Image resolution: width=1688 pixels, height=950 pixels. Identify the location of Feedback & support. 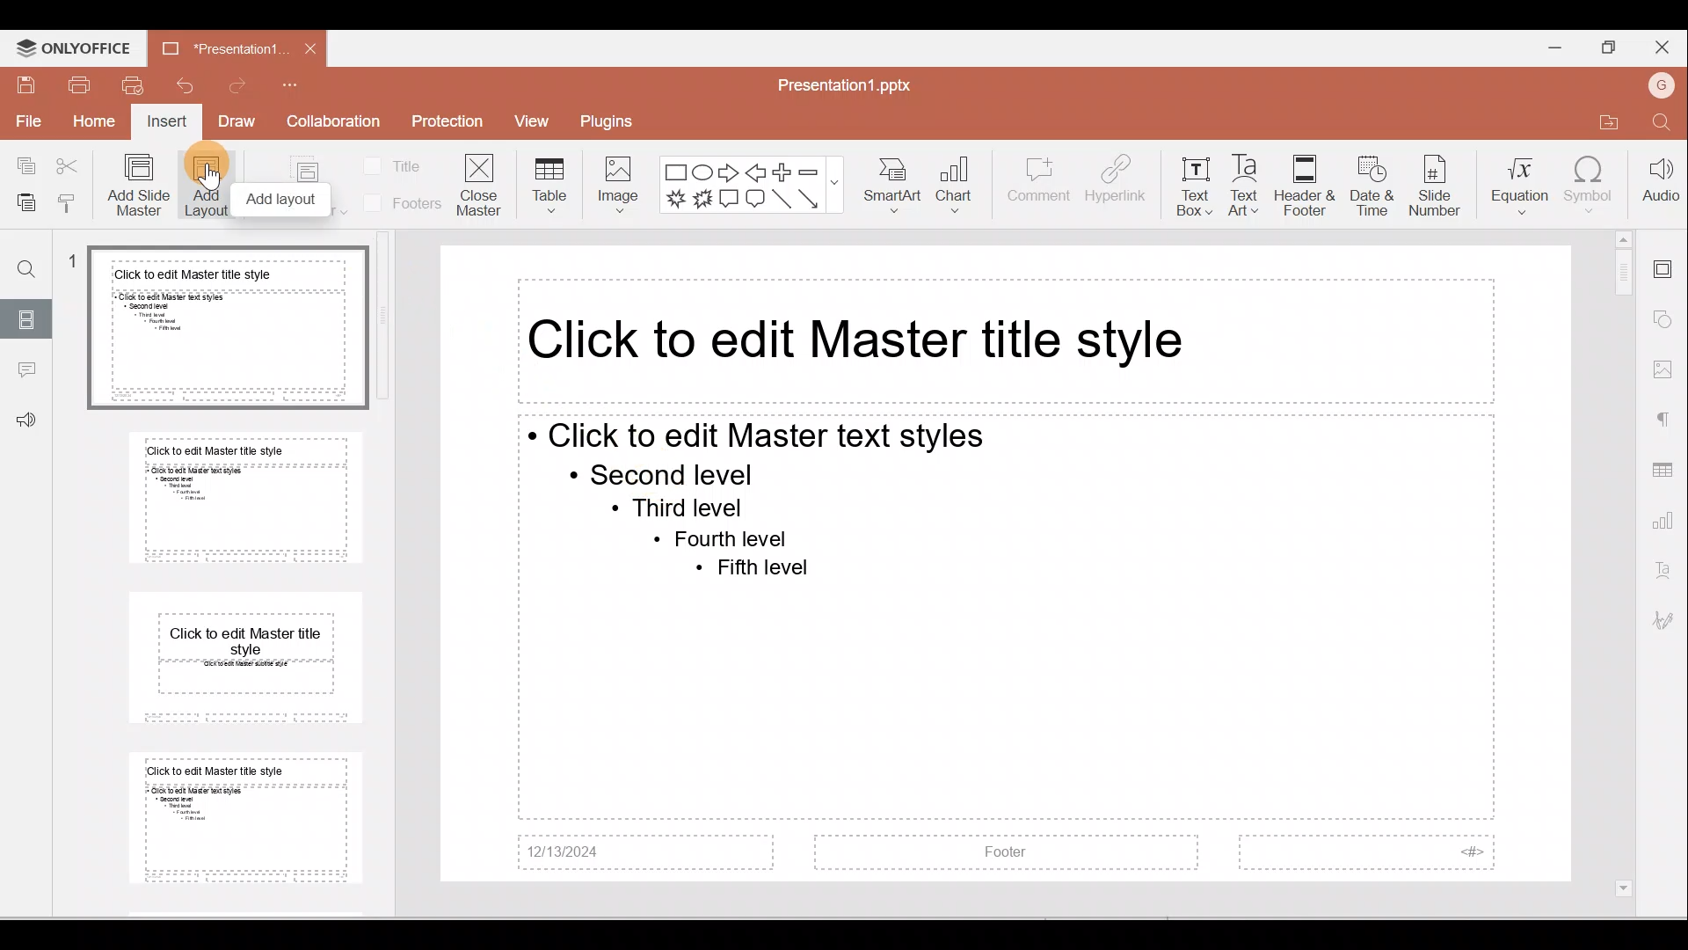
(27, 420).